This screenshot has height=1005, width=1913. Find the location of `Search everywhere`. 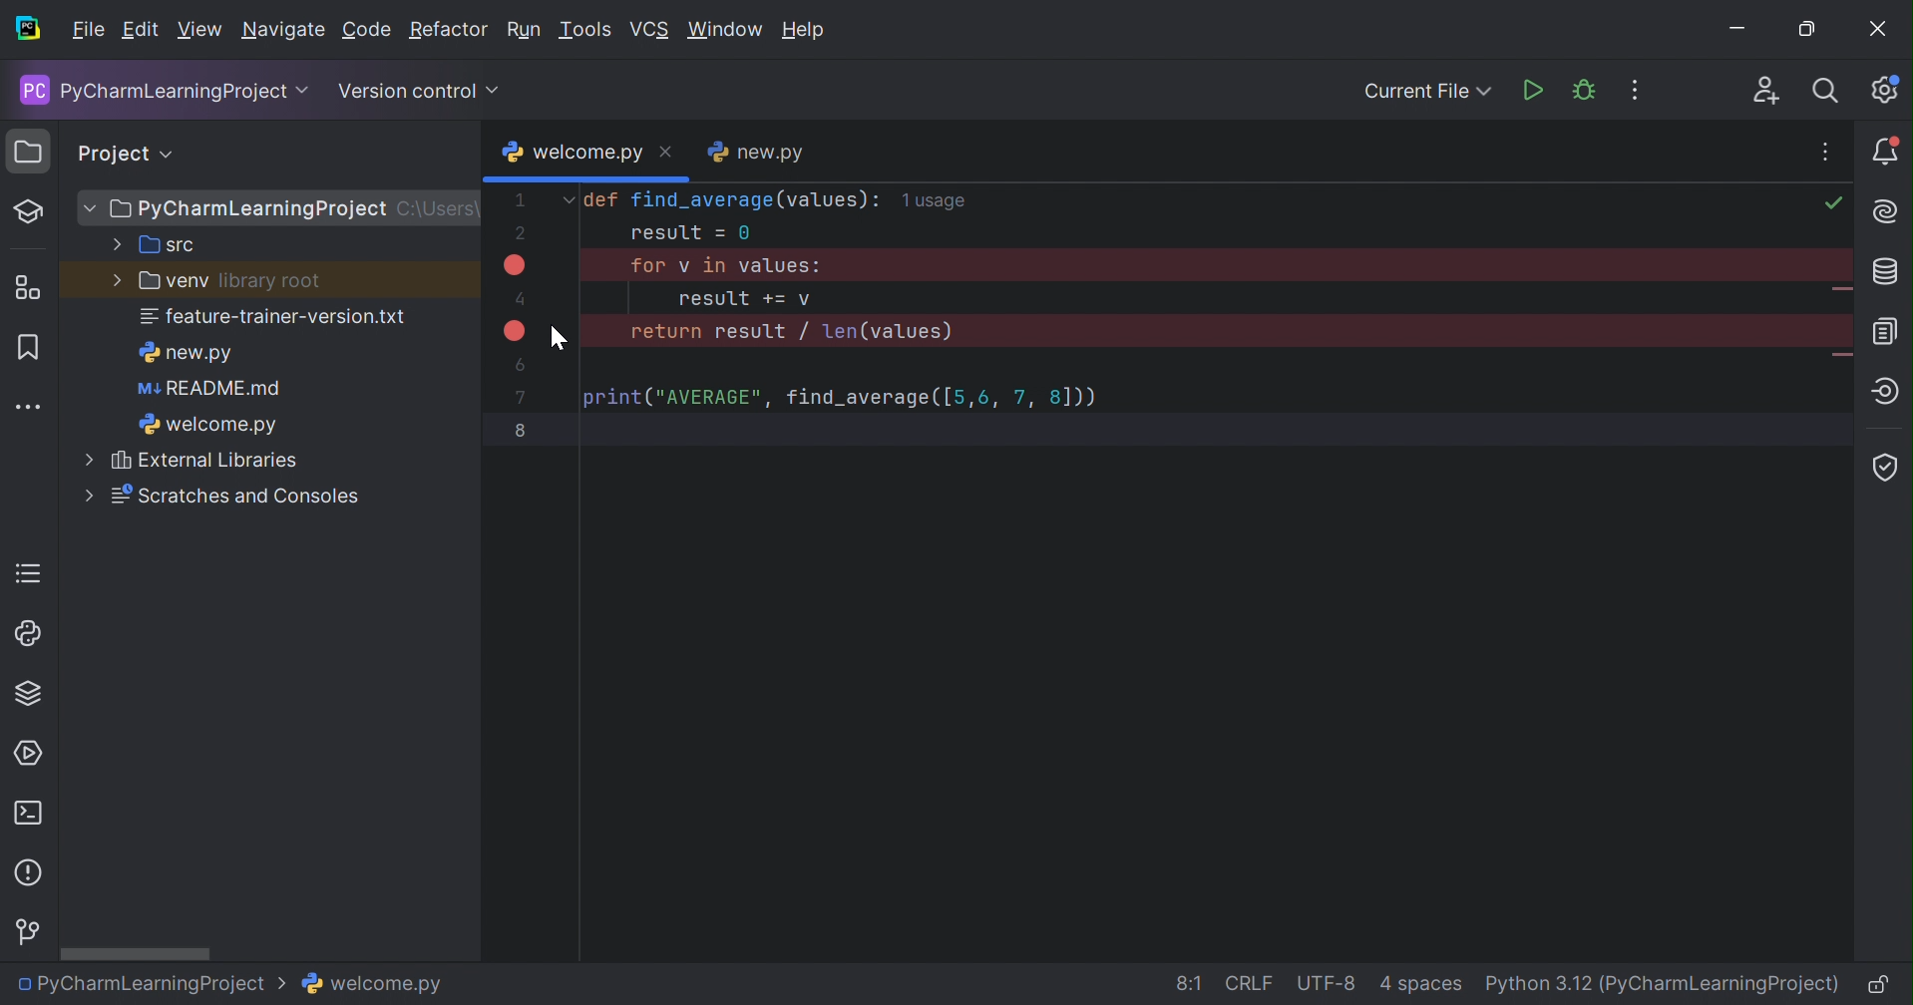

Search everywhere is located at coordinates (1829, 91).